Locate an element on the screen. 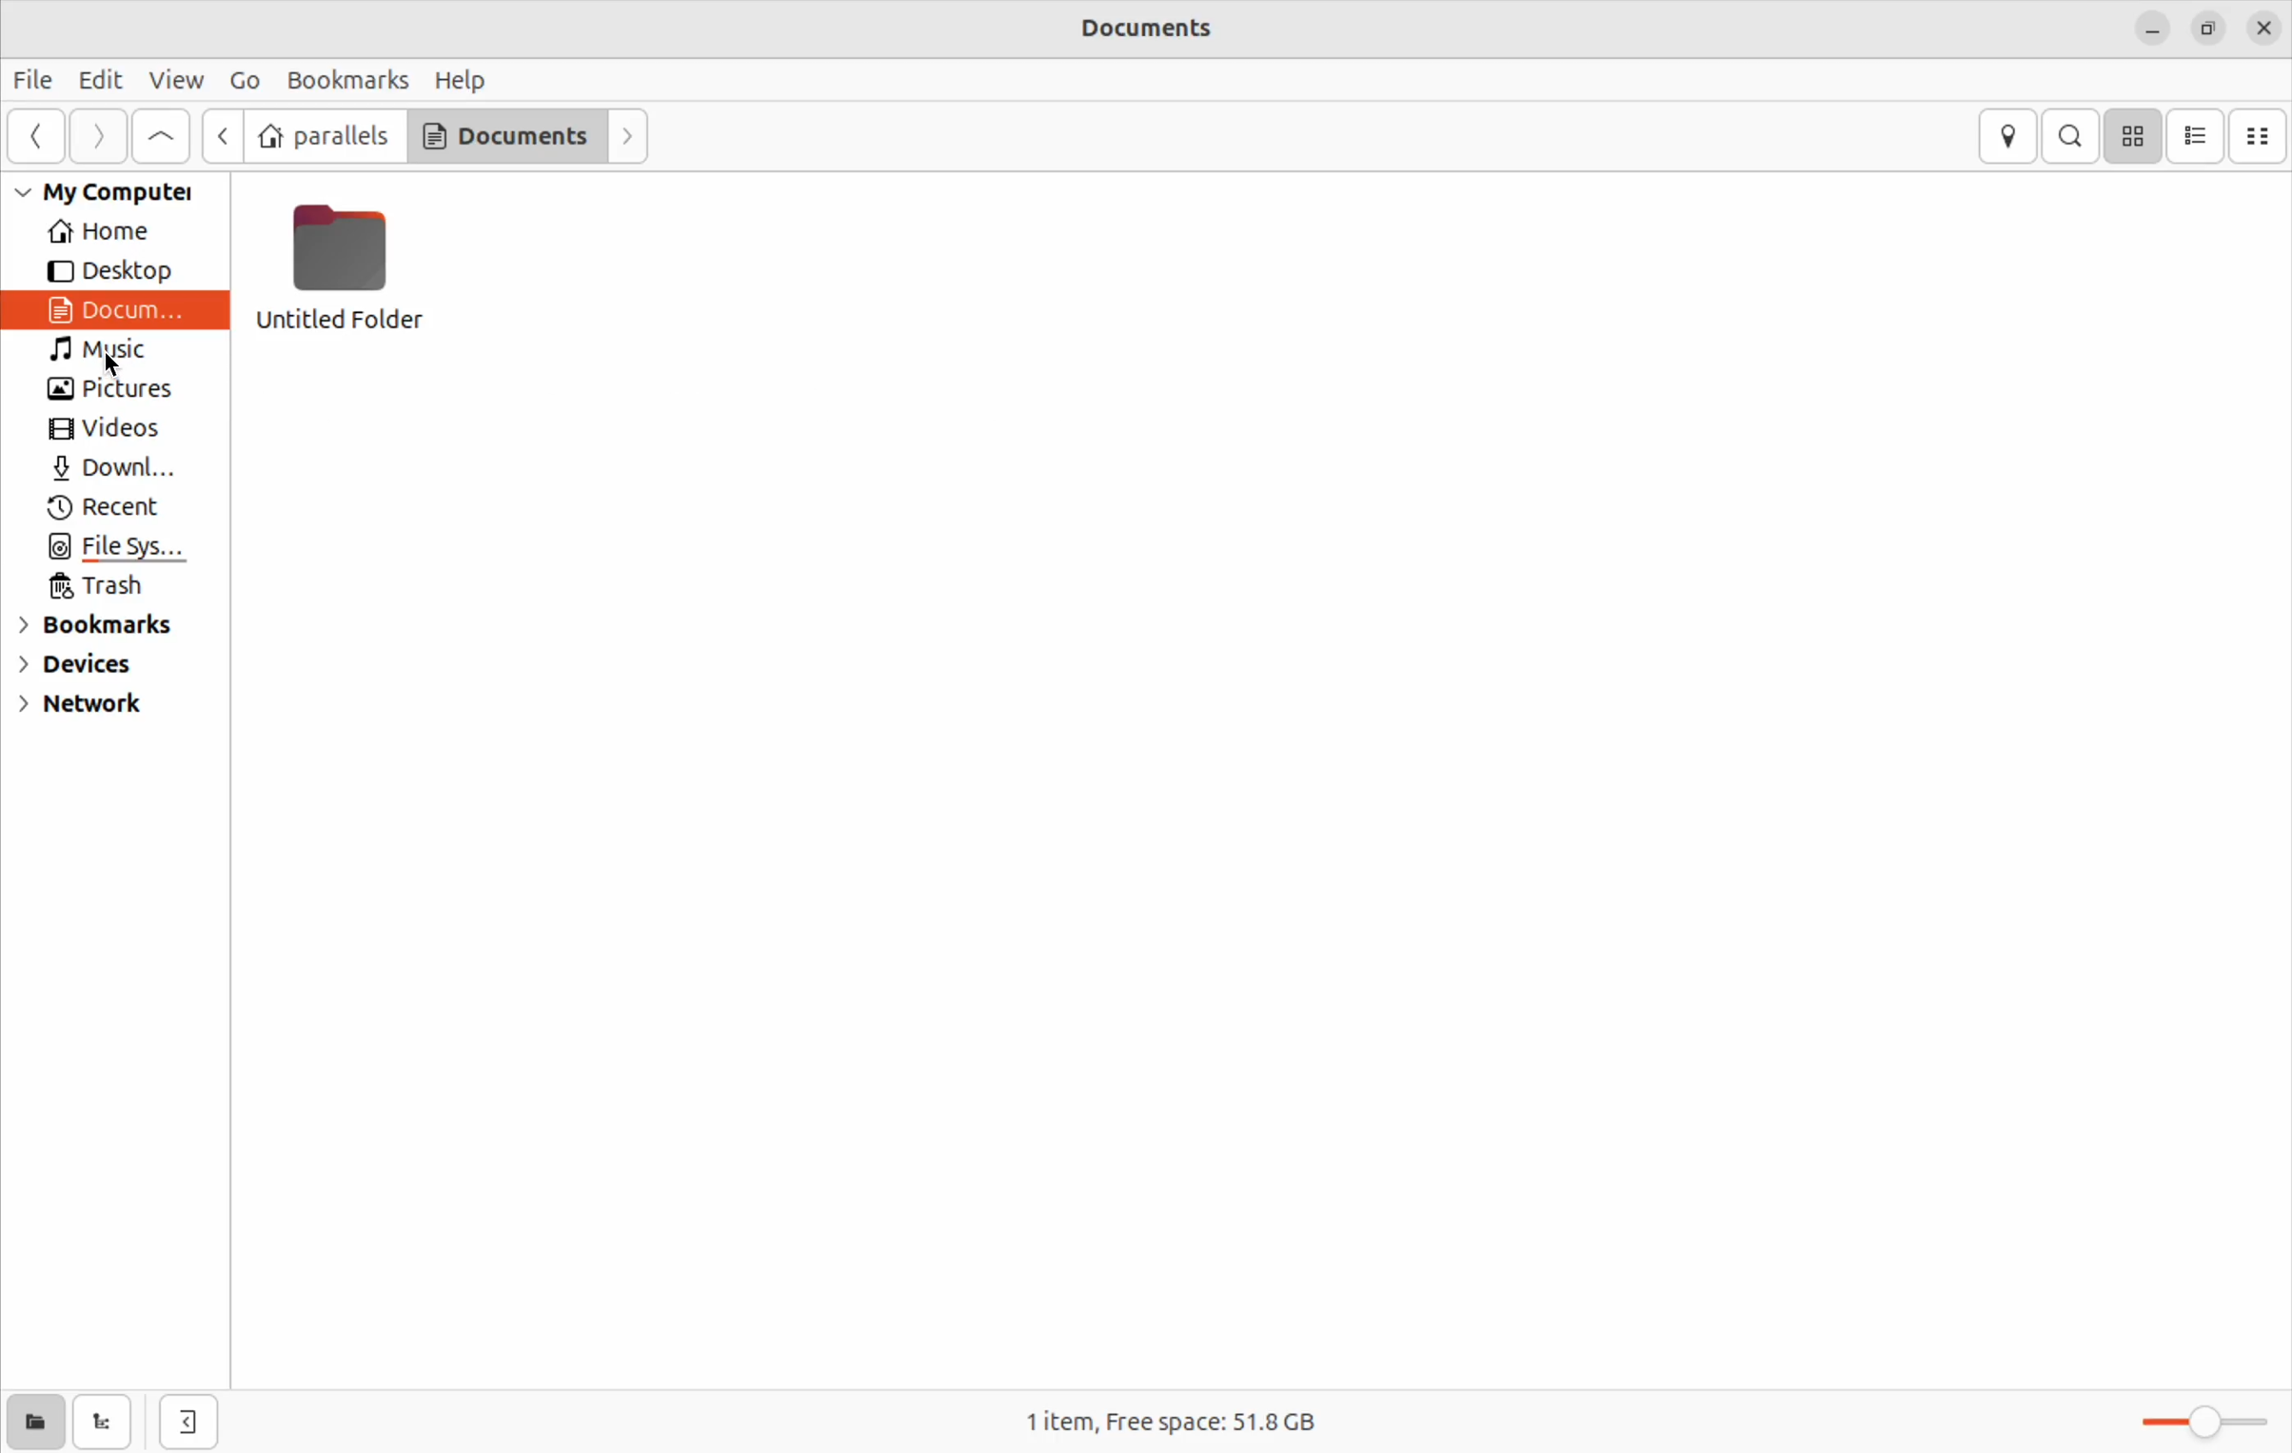  Compact view is located at coordinates (2261, 137).